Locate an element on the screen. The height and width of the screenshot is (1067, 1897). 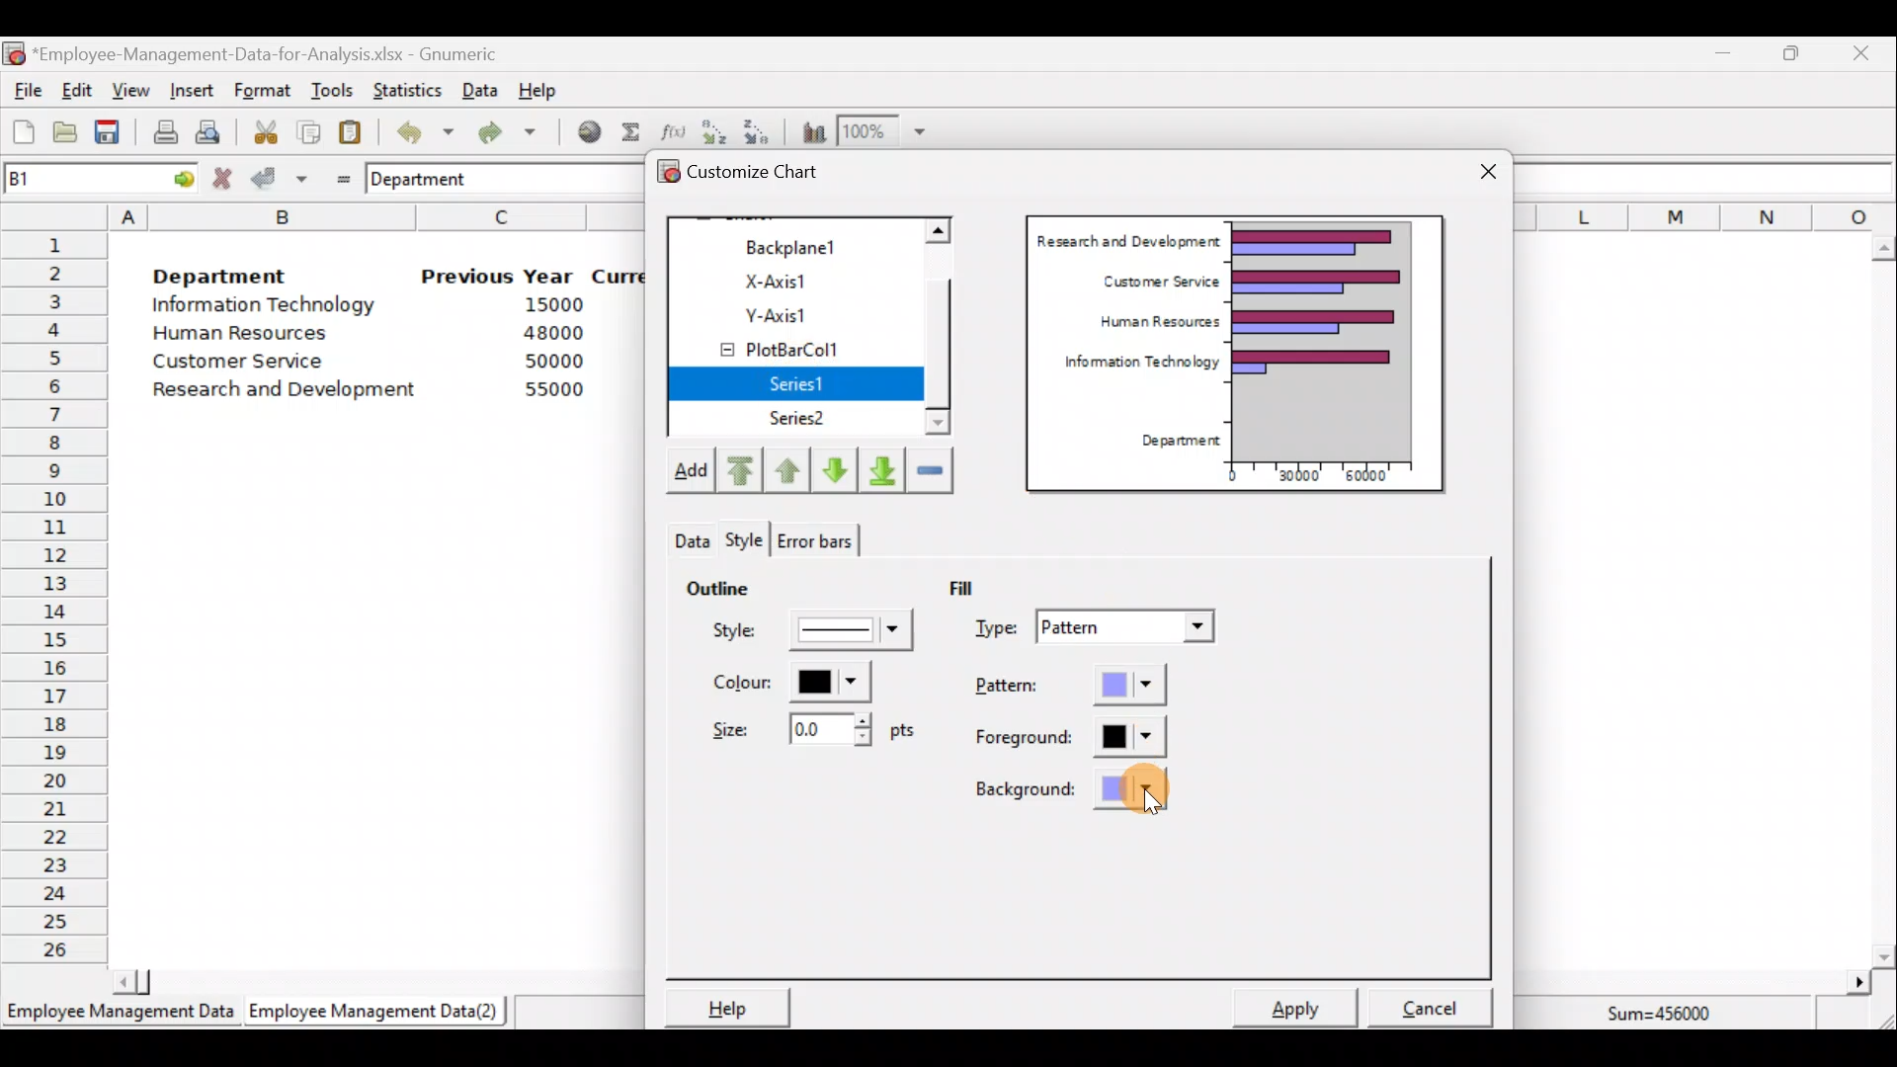
15000 is located at coordinates (546, 303).